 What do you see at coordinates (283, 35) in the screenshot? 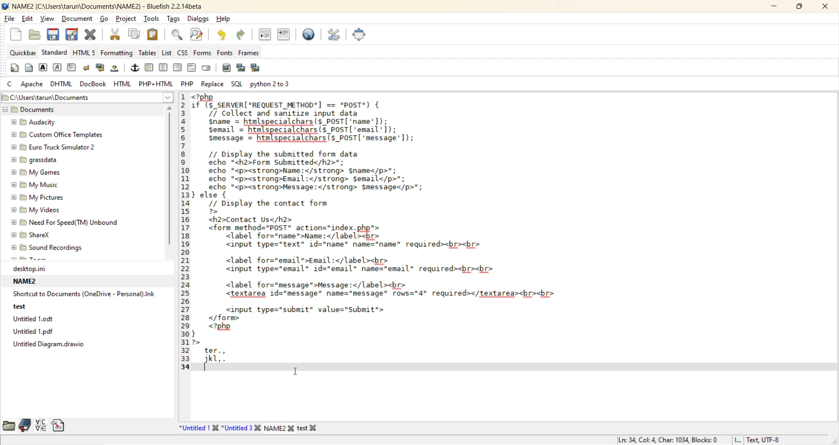
I see `indent` at bounding box center [283, 35].